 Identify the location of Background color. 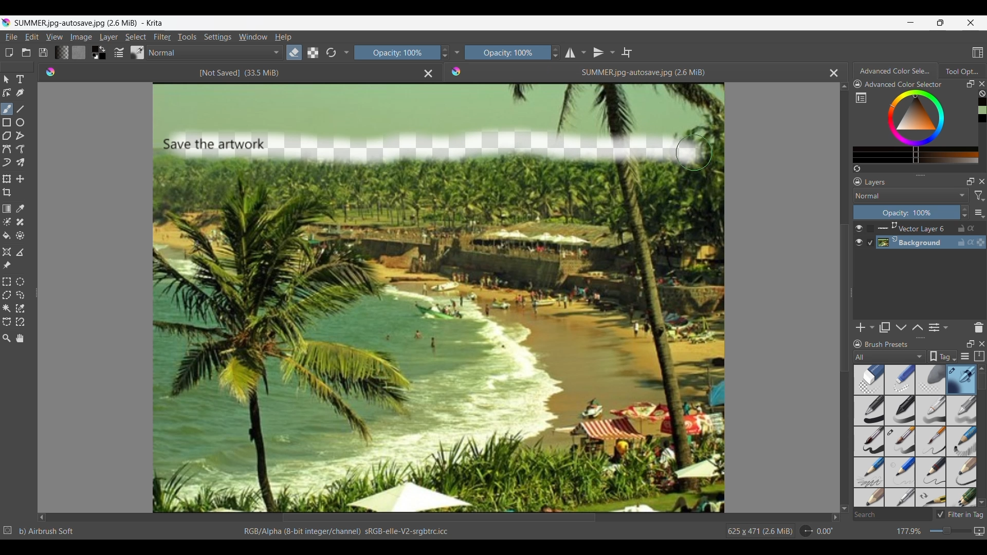
(103, 57).